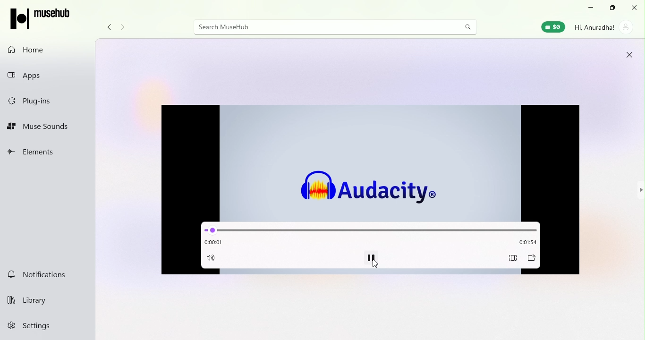 This screenshot has width=645, height=340. I want to click on Library, so click(47, 299).